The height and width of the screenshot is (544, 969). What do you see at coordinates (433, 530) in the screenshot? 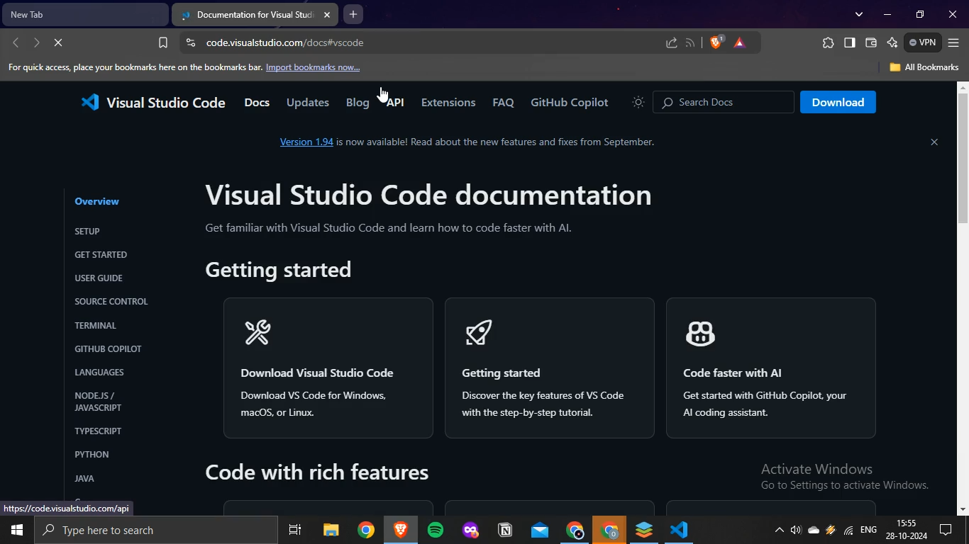
I see `spotify` at bounding box center [433, 530].